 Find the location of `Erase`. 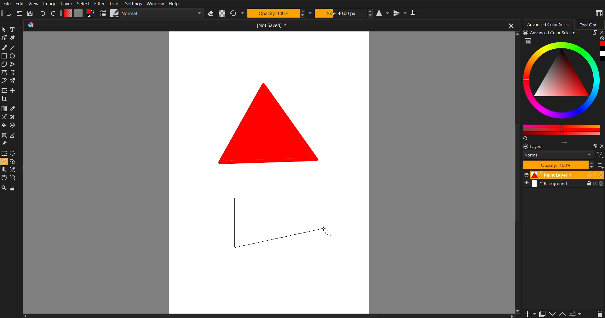

Erase is located at coordinates (210, 14).